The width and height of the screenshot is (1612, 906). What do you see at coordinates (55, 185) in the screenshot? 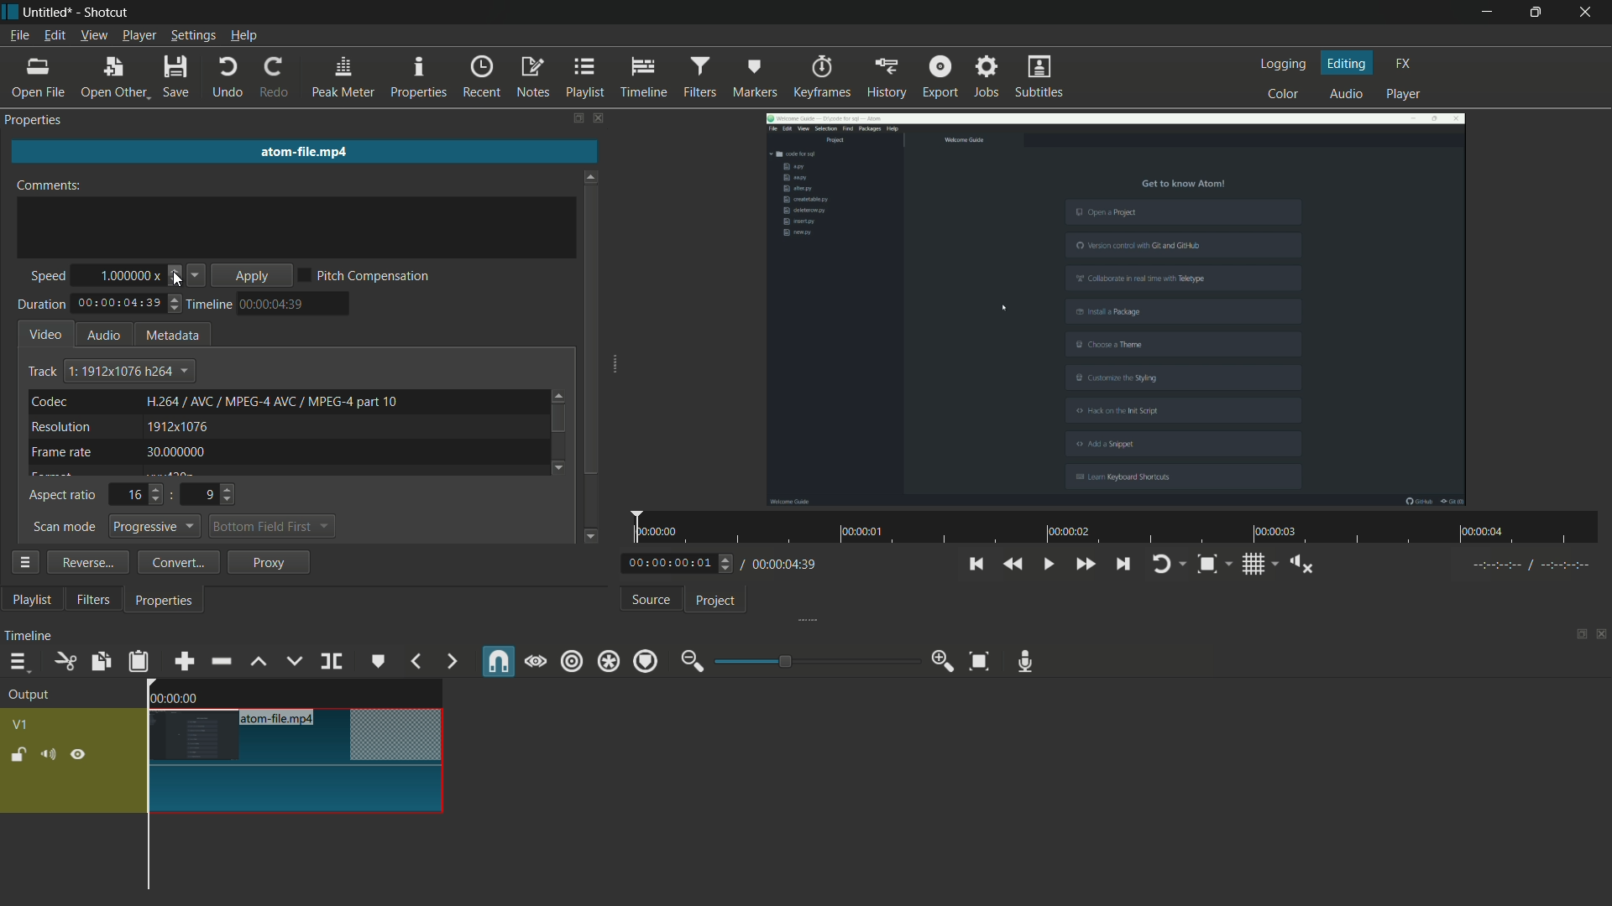
I see `comments` at bounding box center [55, 185].